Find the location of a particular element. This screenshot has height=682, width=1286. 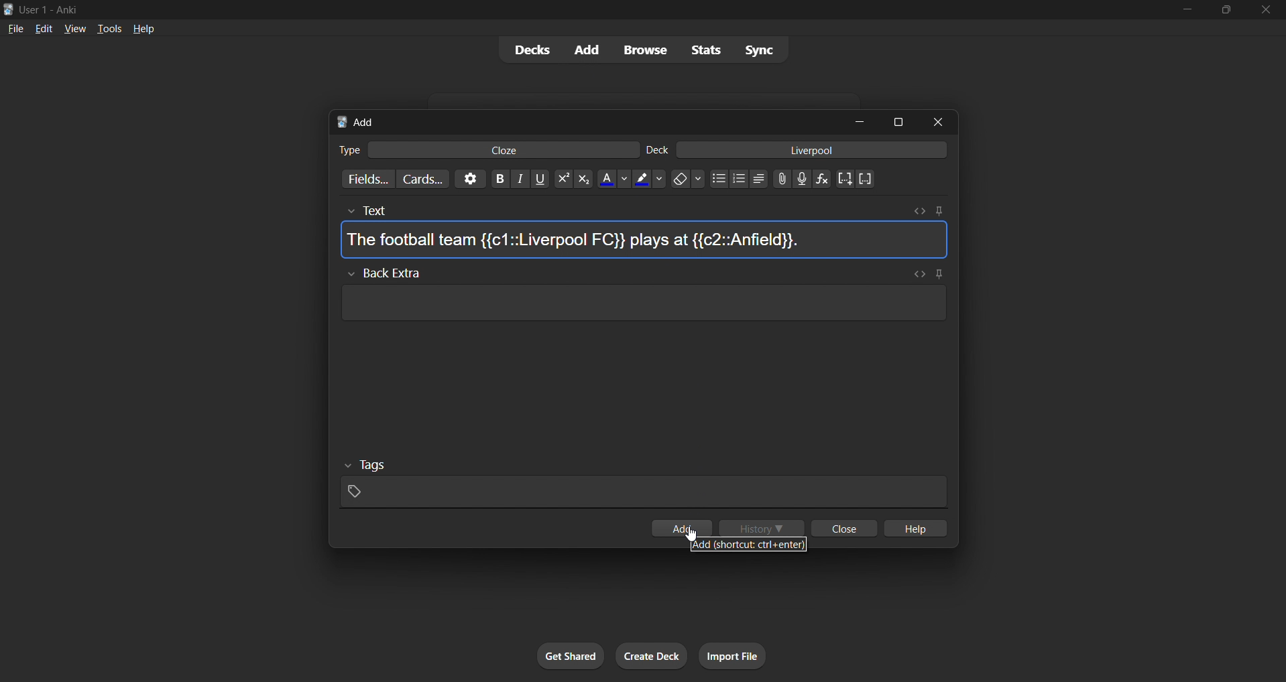

browse is located at coordinates (642, 50).